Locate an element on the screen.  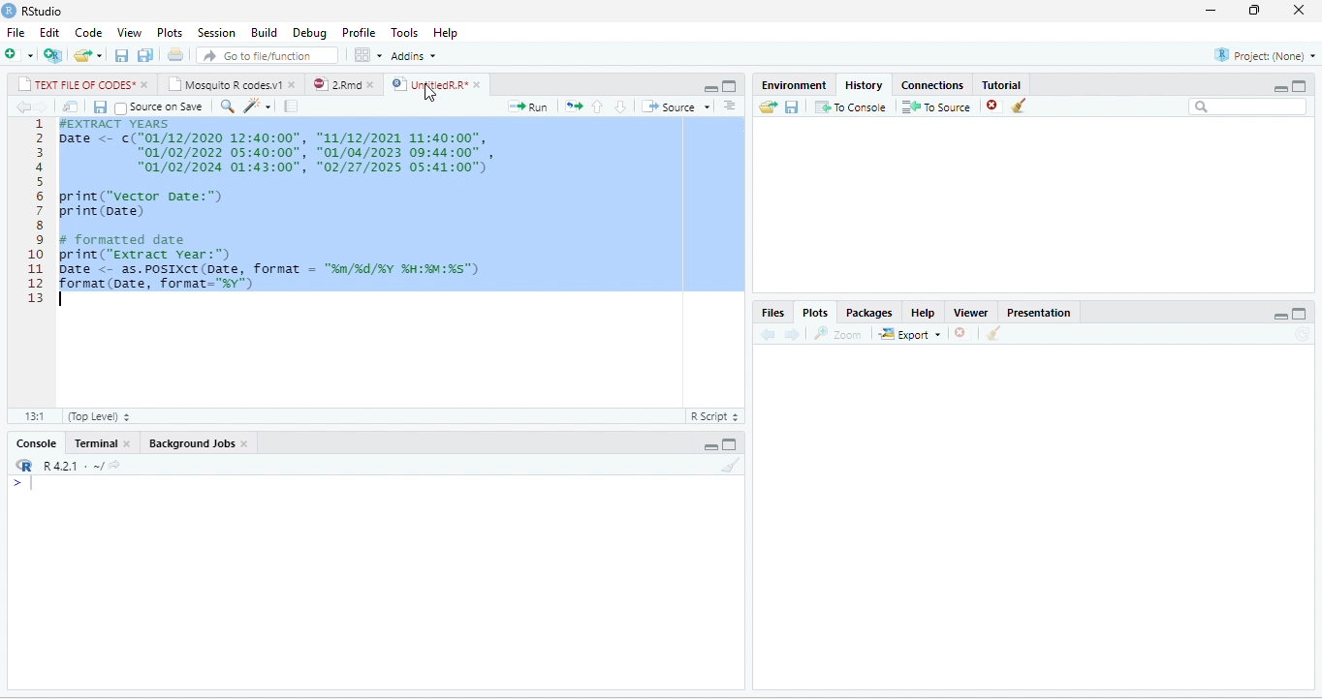
RStudio is located at coordinates (45, 12).